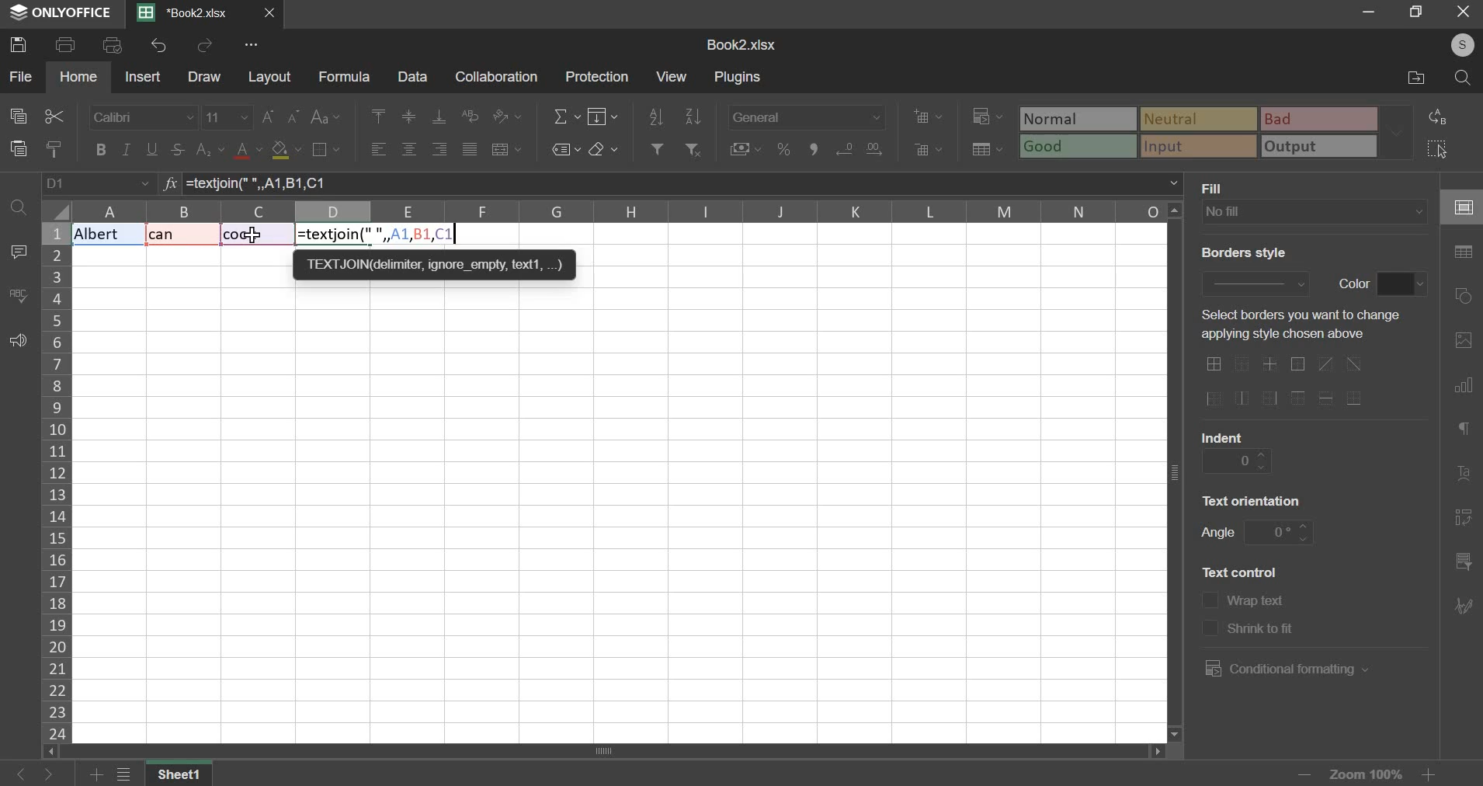  What do you see at coordinates (1463, 388) in the screenshot?
I see `chart` at bounding box center [1463, 388].